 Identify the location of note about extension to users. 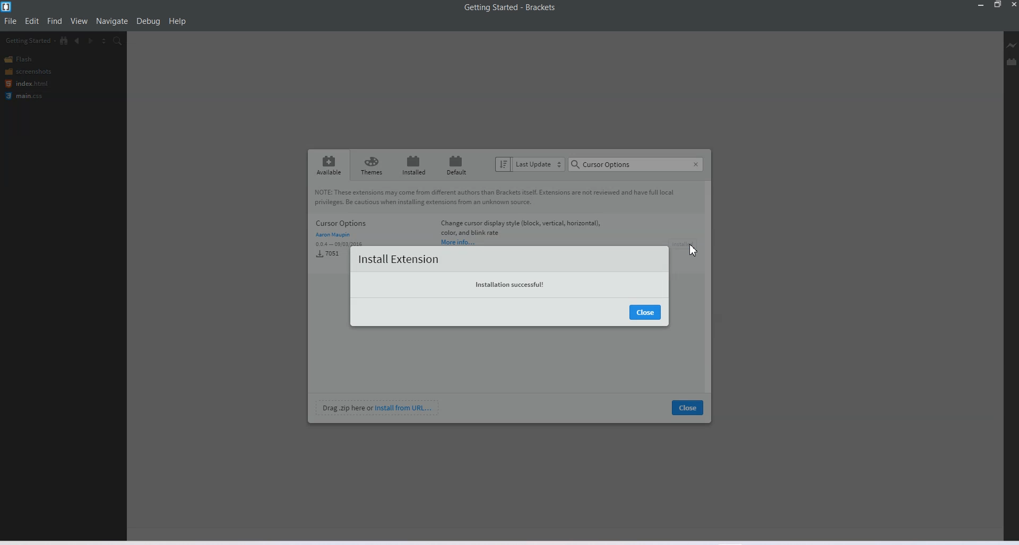
(502, 197).